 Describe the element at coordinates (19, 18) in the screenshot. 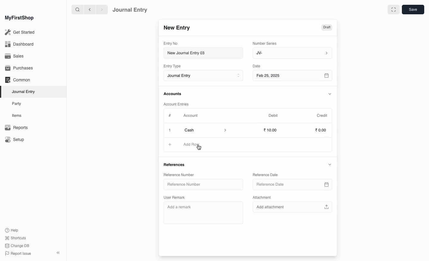

I see `MyFirstShop` at that location.